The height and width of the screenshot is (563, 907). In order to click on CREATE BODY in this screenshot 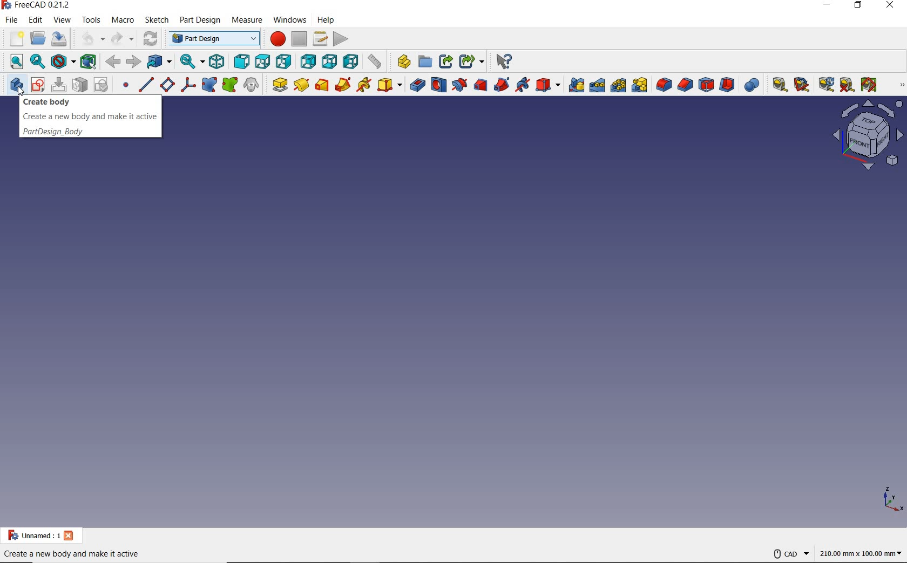, I will do `click(91, 119)`.